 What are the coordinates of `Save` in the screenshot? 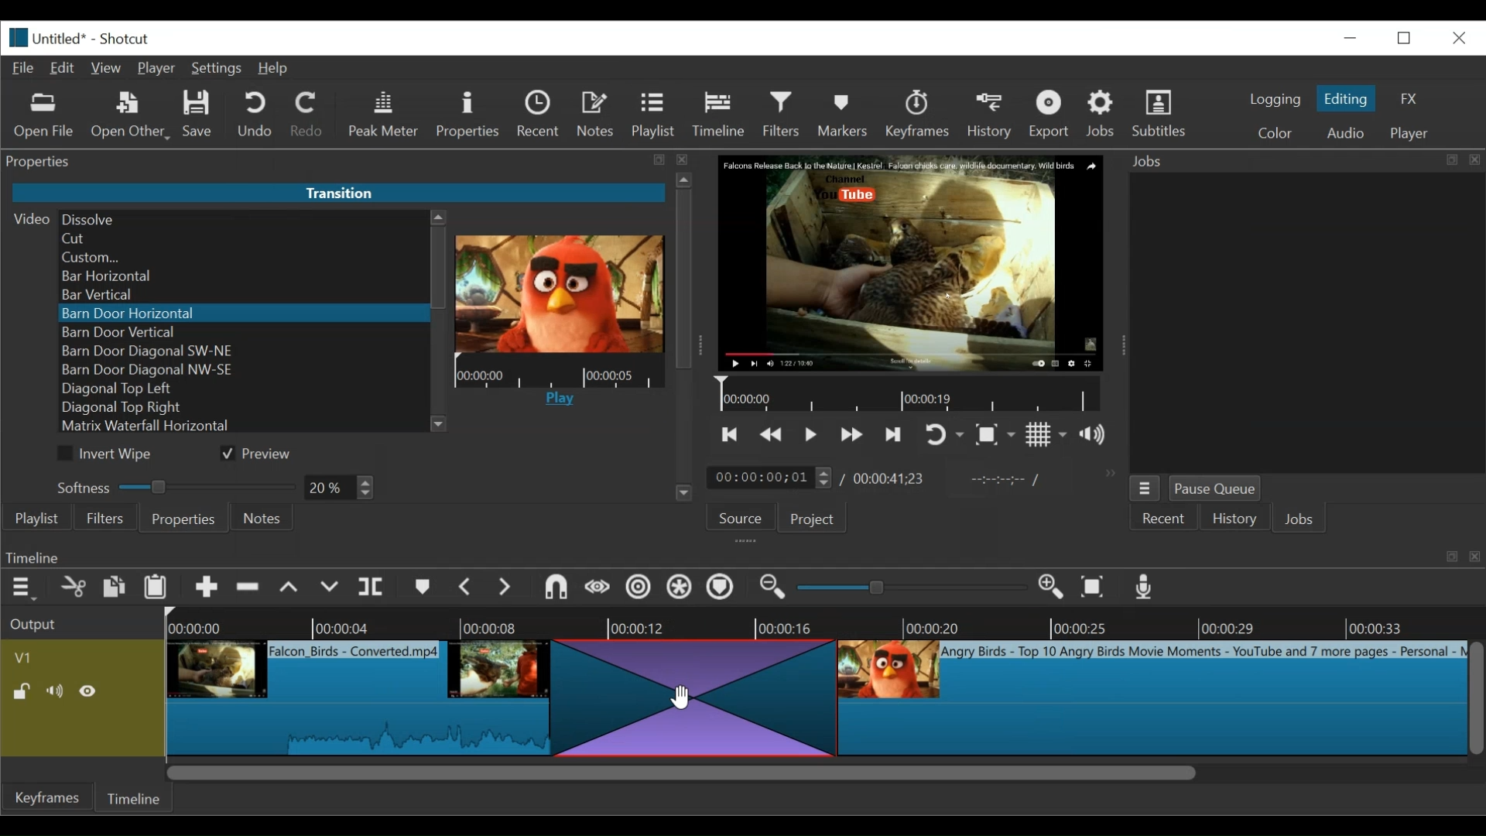 It's located at (200, 115).